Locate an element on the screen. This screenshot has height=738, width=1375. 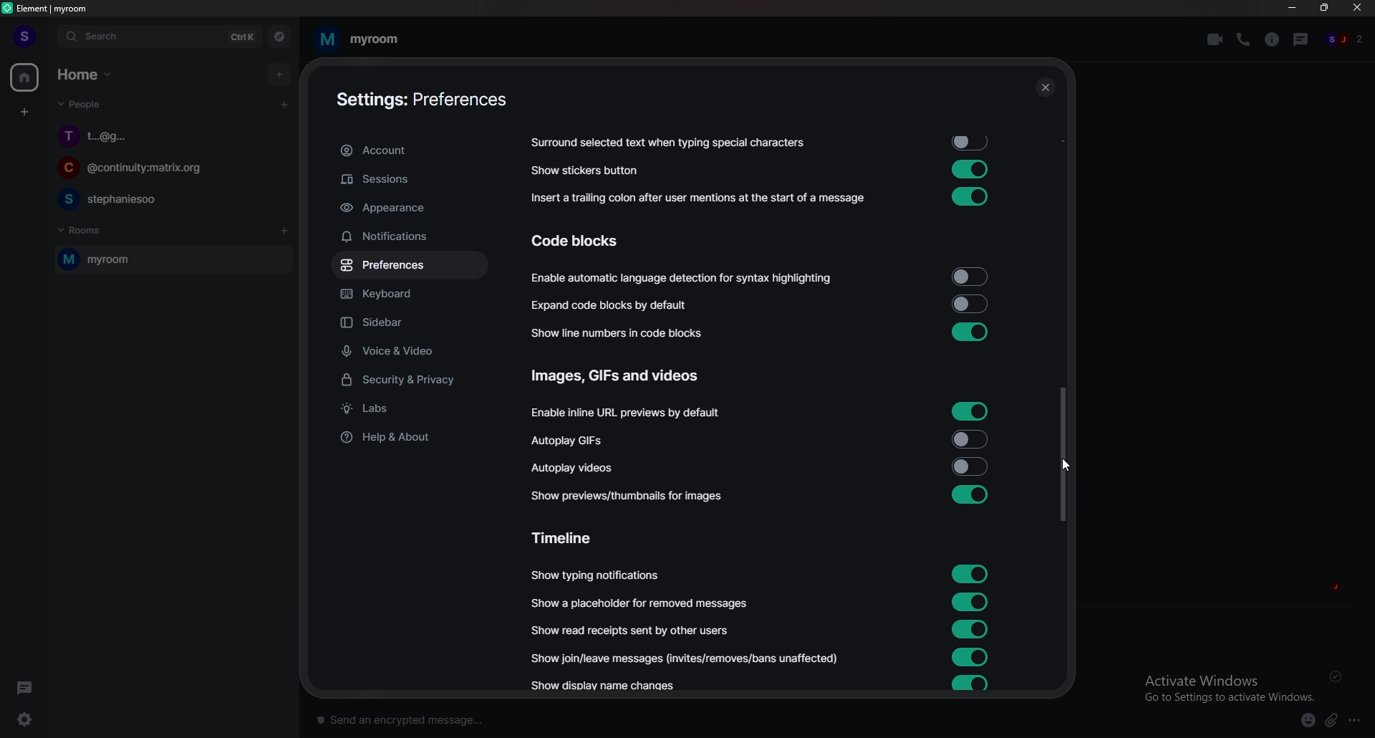
scroll bar is located at coordinates (1062, 454).